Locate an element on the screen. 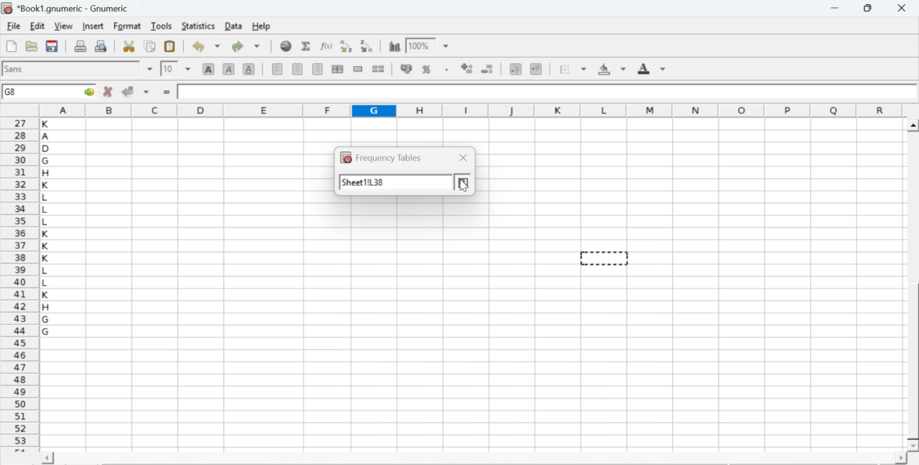 This screenshot has height=465, width=919. format selection as accounting is located at coordinates (406, 68).